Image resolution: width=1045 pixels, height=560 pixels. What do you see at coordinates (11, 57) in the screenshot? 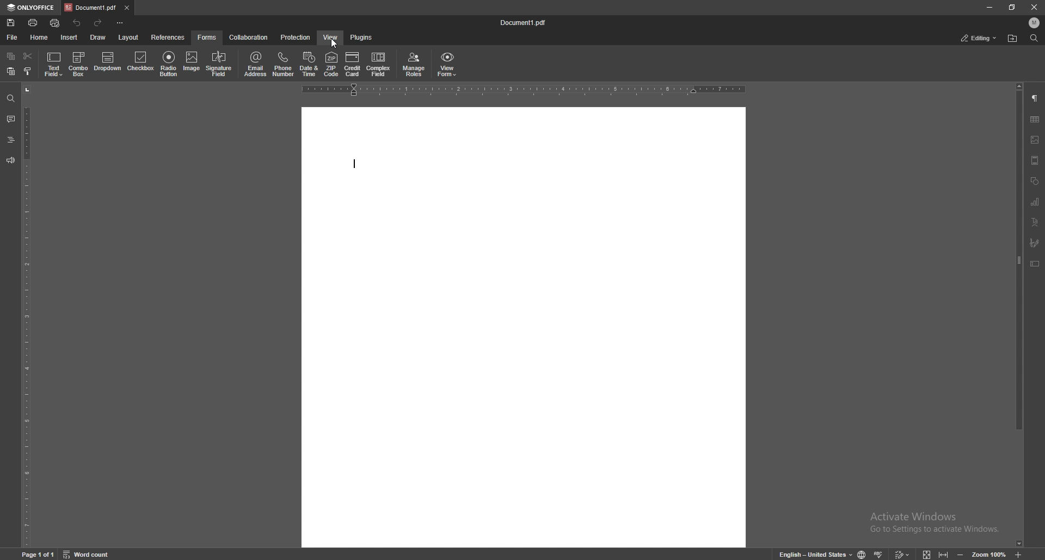
I see `copy` at bounding box center [11, 57].